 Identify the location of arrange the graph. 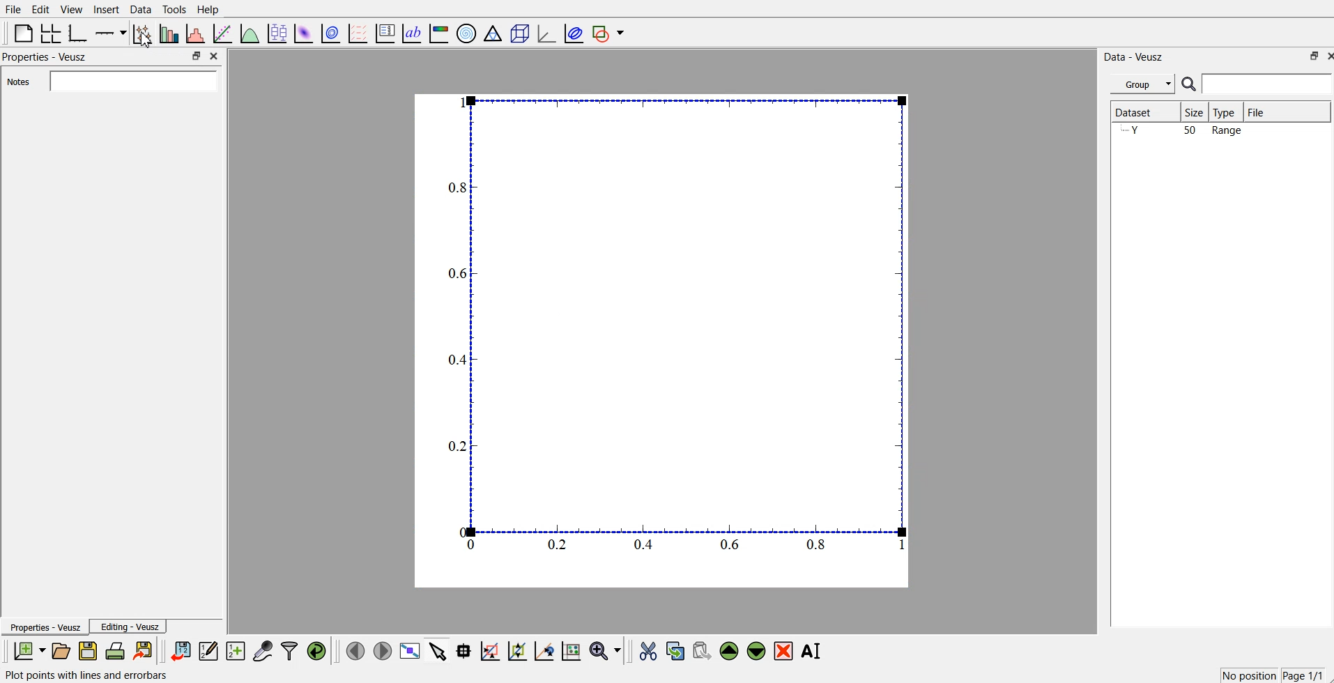
(52, 32).